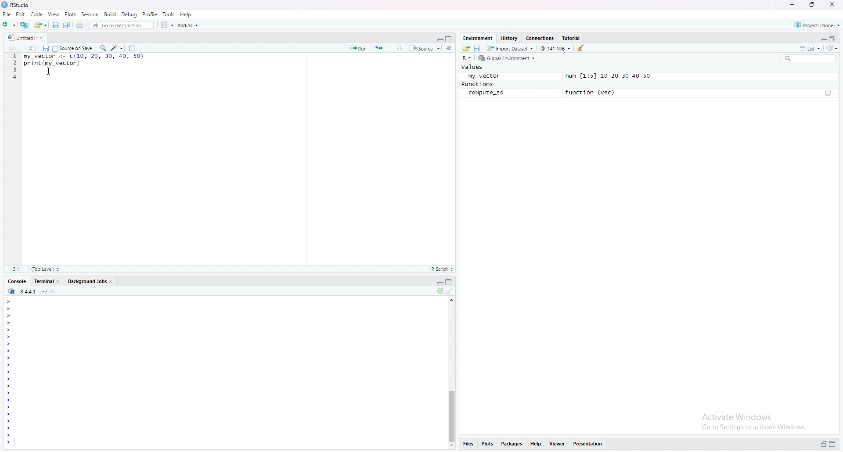  I want to click on Prompt cursor, so click(9, 421).